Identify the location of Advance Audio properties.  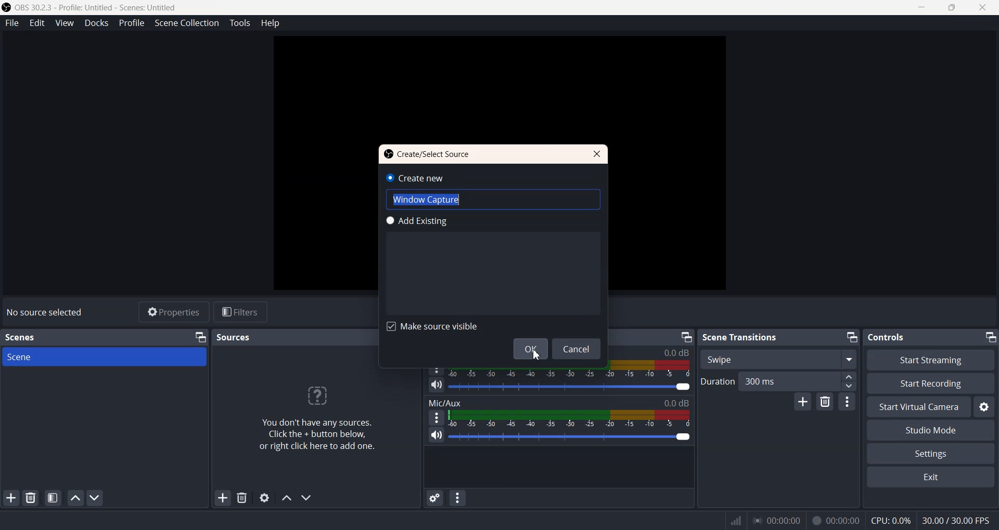
(435, 498).